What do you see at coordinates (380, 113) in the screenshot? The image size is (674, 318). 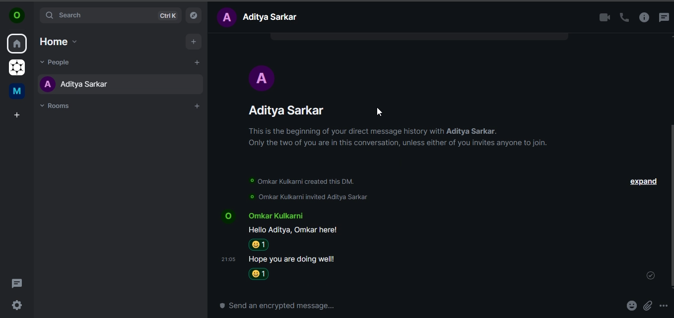 I see `Cursor` at bounding box center [380, 113].